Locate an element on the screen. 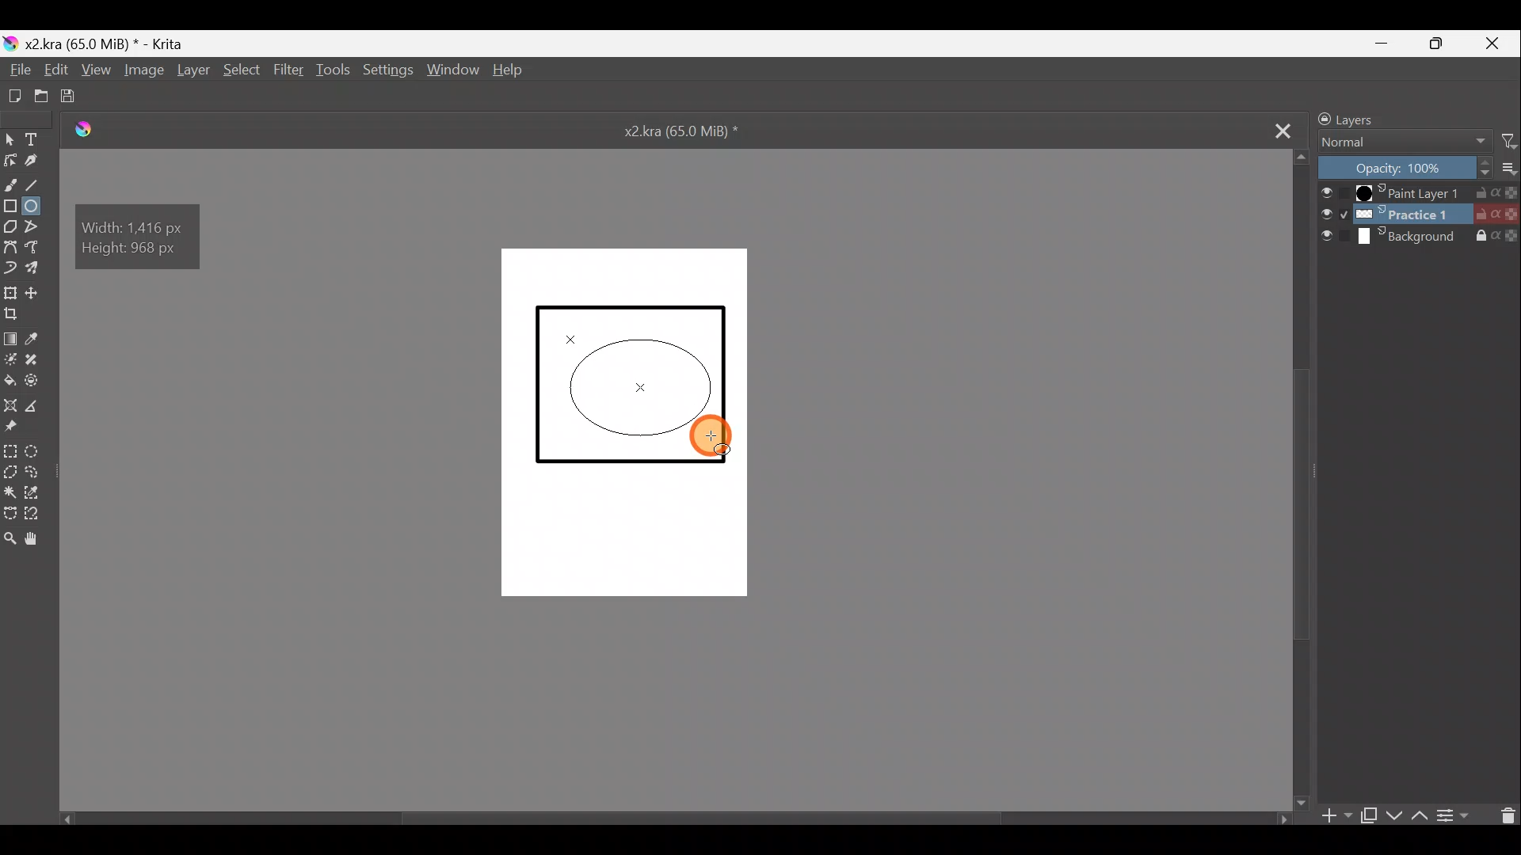  Height: 968 px is located at coordinates (139, 251).